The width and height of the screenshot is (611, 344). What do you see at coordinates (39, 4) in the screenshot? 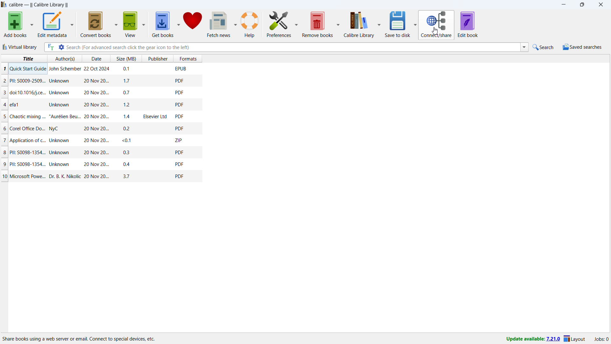
I see `title` at bounding box center [39, 4].